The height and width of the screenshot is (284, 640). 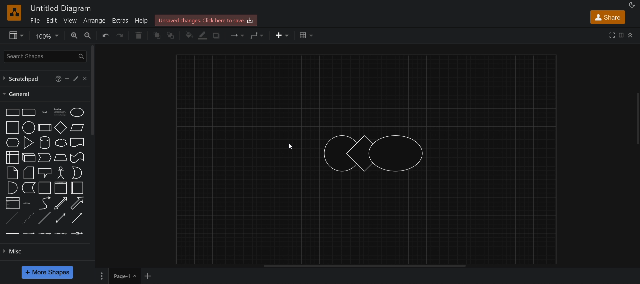 I want to click on or, so click(x=77, y=173).